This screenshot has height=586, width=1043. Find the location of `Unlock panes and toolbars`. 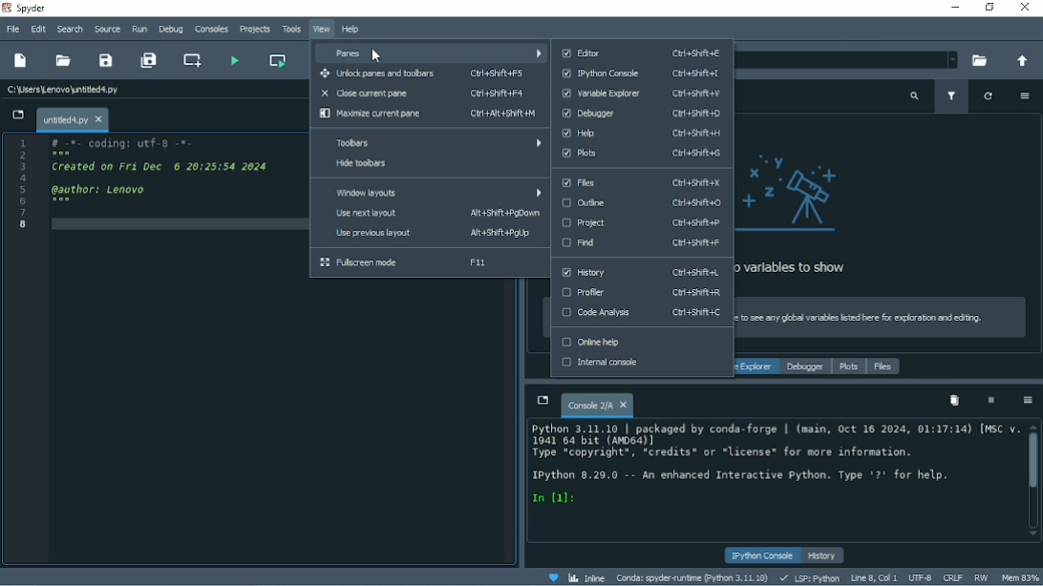

Unlock panes and toolbars is located at coordinates (422, 74).